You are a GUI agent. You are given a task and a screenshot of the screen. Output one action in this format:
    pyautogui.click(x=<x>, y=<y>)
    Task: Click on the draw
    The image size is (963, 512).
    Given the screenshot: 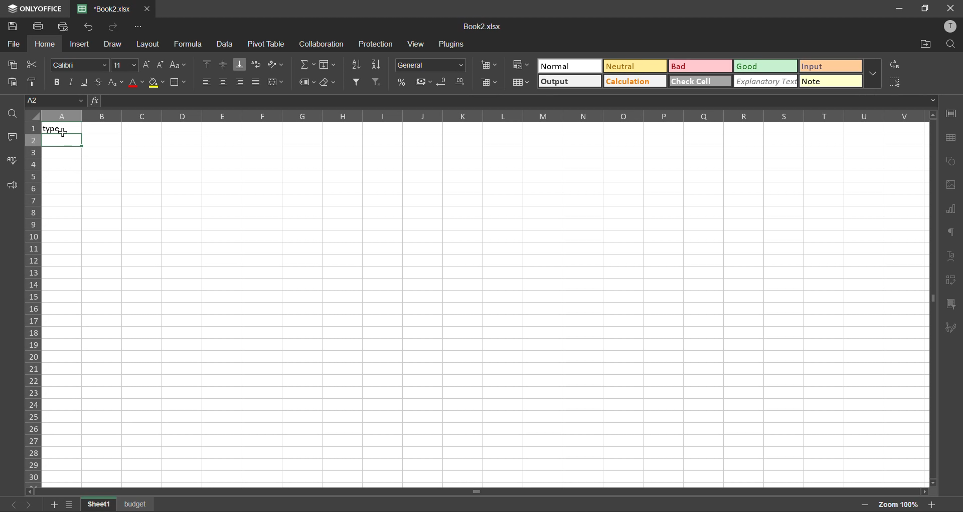 What is the action you would take?
    pyautogui.click(x=114, y=45)
    